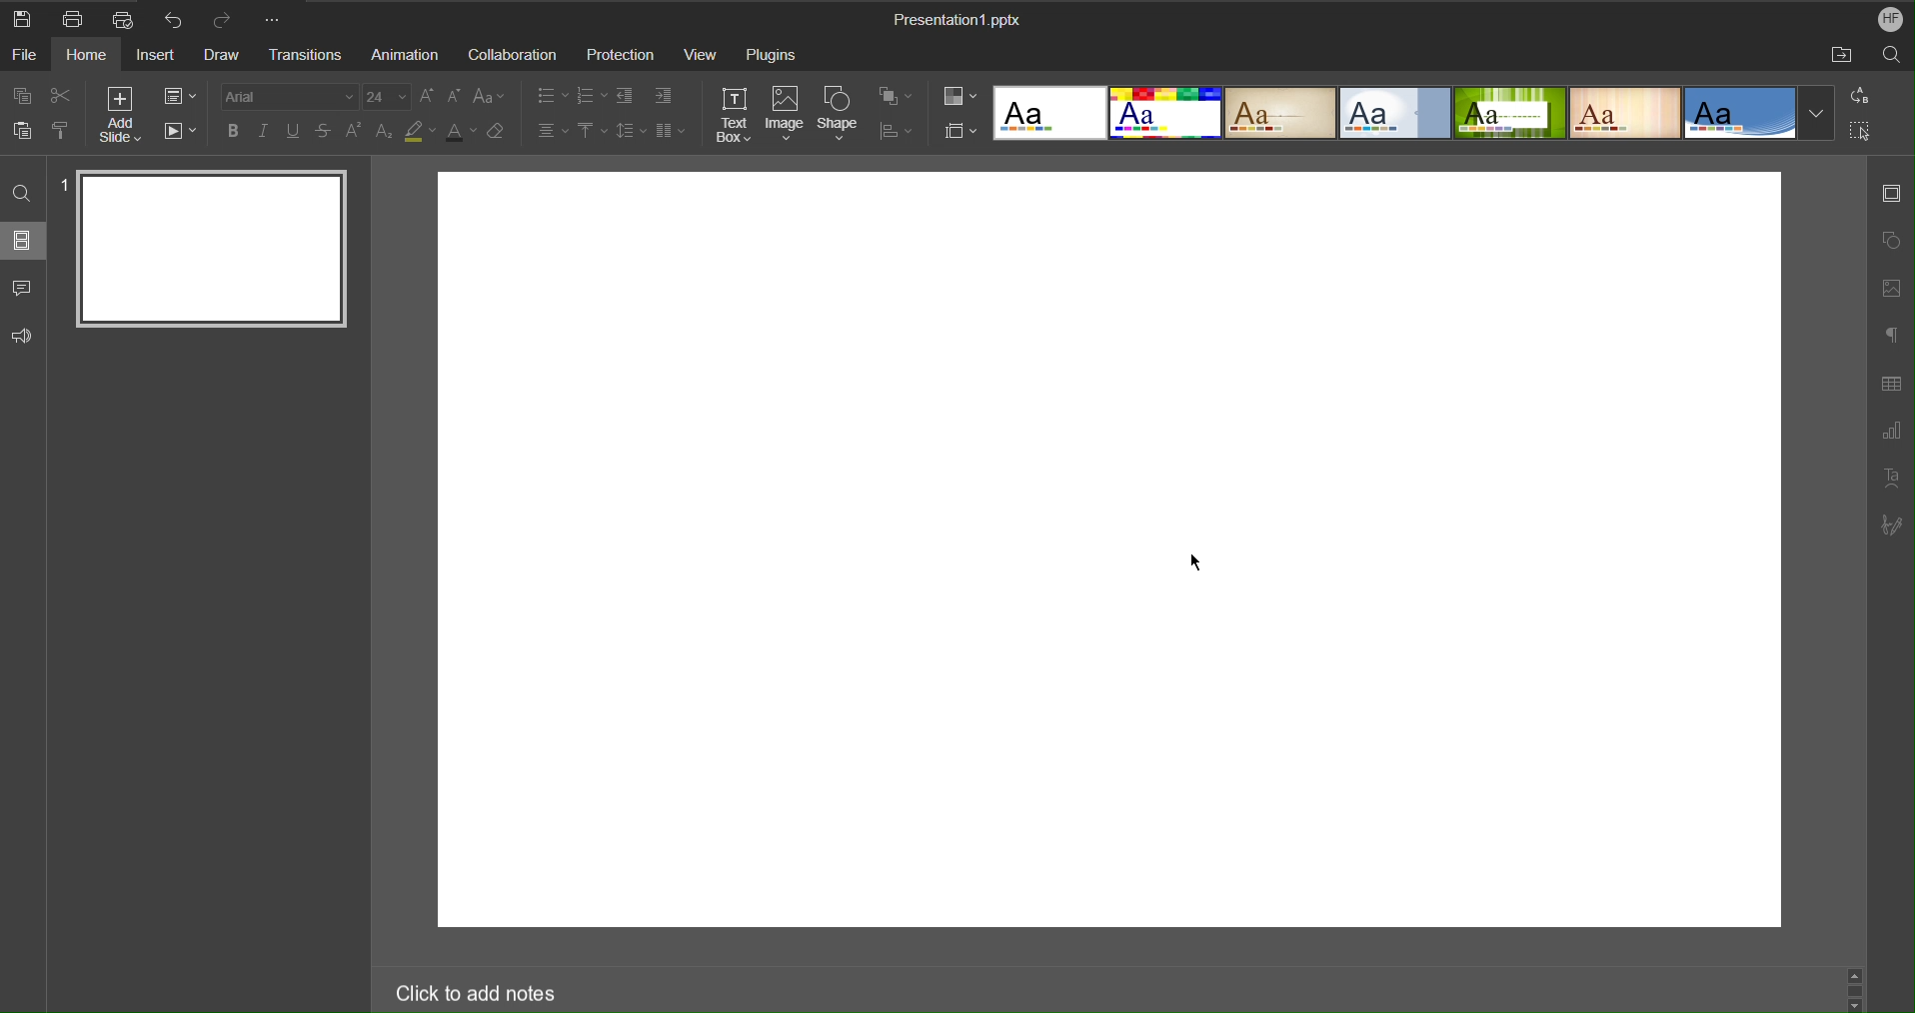 The image size is (1915, 1013). Describe the element at coordinates (509, 52) in the screenshot. I see `Collaboration` at that location.